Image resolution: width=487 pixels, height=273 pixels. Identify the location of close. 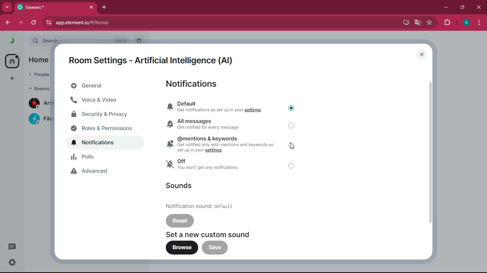
(479, 7).